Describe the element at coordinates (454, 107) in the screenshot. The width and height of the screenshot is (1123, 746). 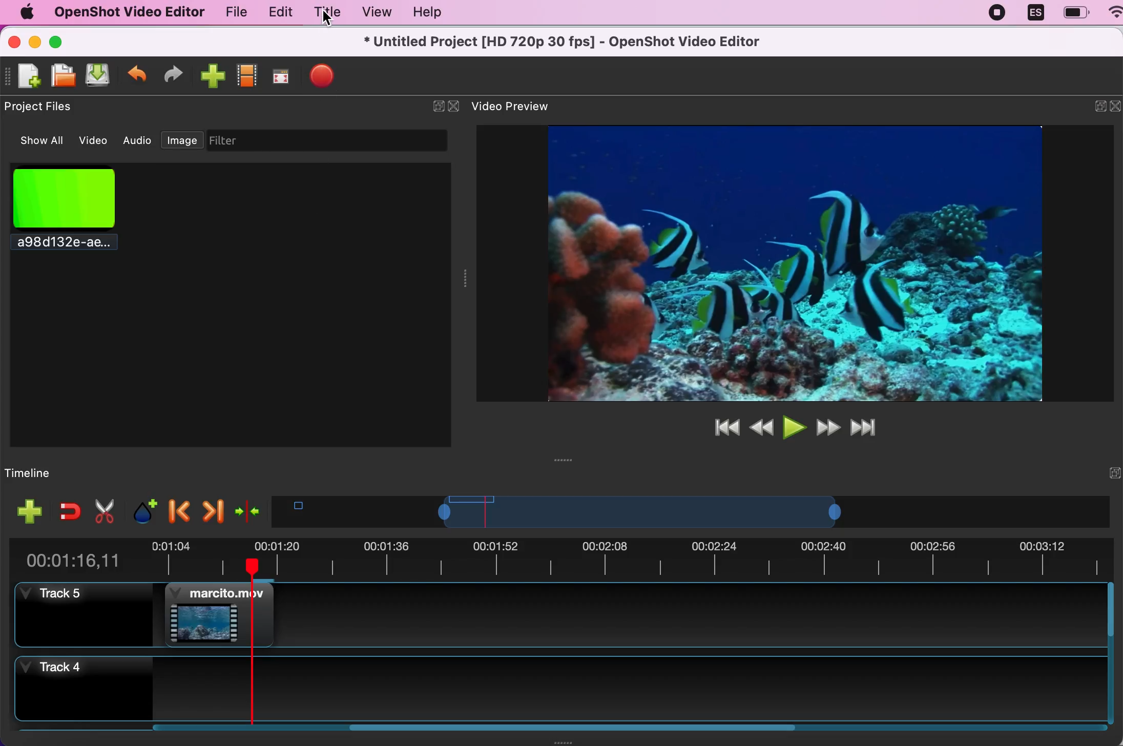
I see `close` at that location.